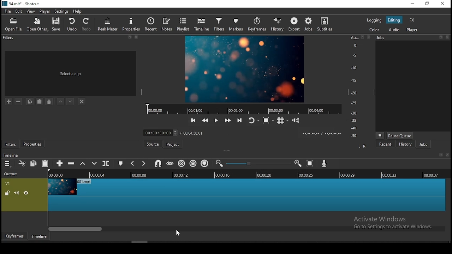 The width and height of the screenshot is (452, 254). What do you see at coordinates (8, 164) in the screenshot?
I see `timeline menu` at bounding box center [8, 164].